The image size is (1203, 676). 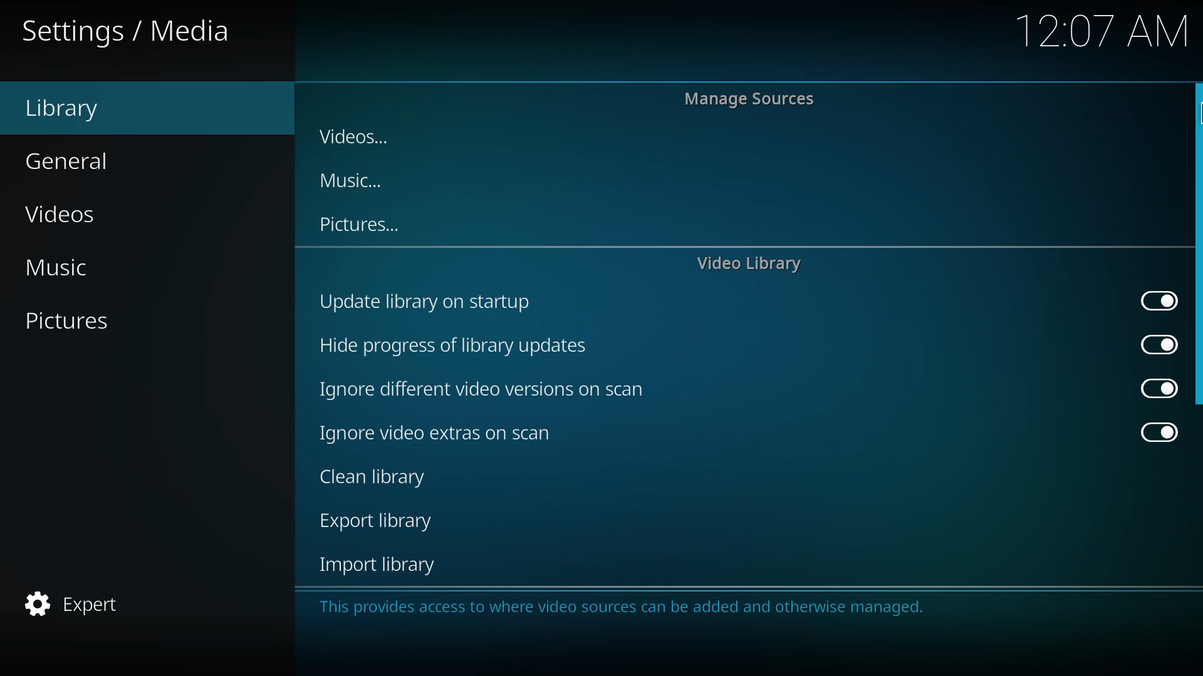 I want to click on disabled, so click(x=1149, y=298).